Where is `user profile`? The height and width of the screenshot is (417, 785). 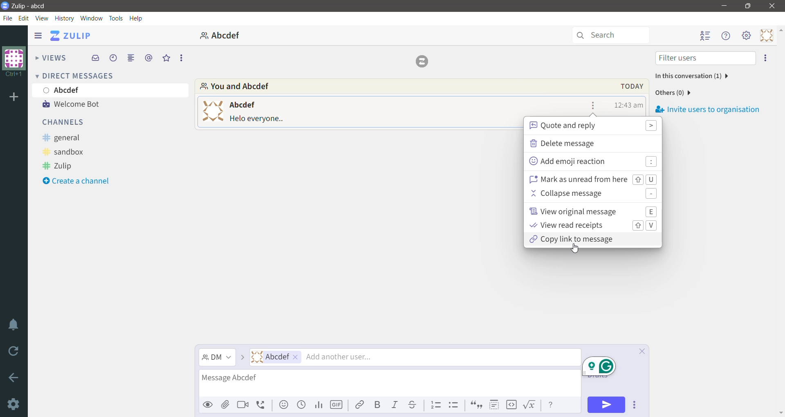 user profile is located at coordinates (211, 110).